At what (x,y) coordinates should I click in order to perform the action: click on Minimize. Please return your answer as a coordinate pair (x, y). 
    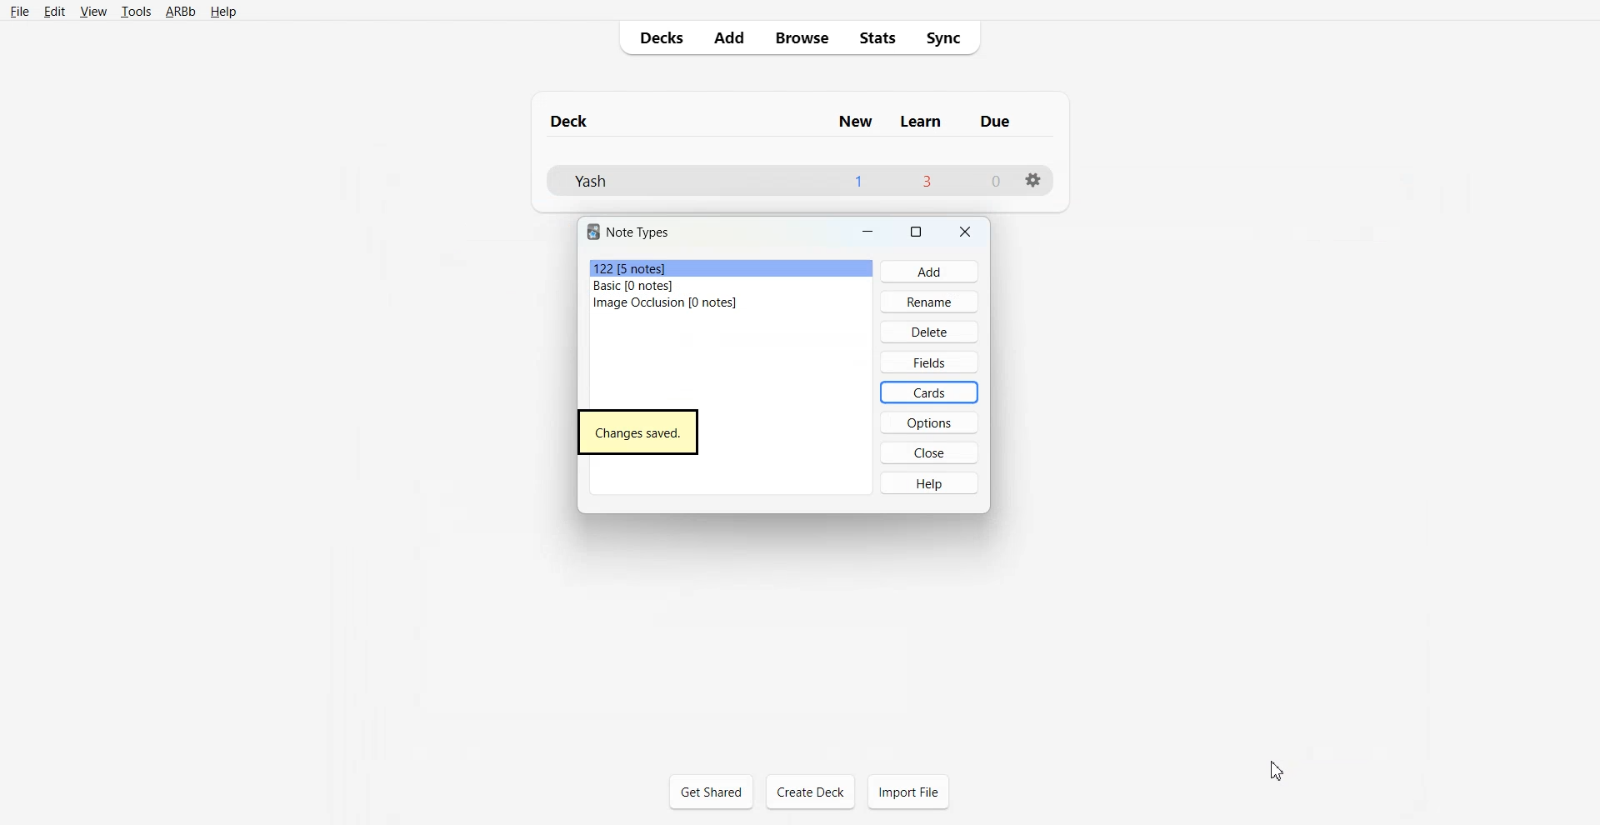
    Looking at the image, I should click on (858, 232).